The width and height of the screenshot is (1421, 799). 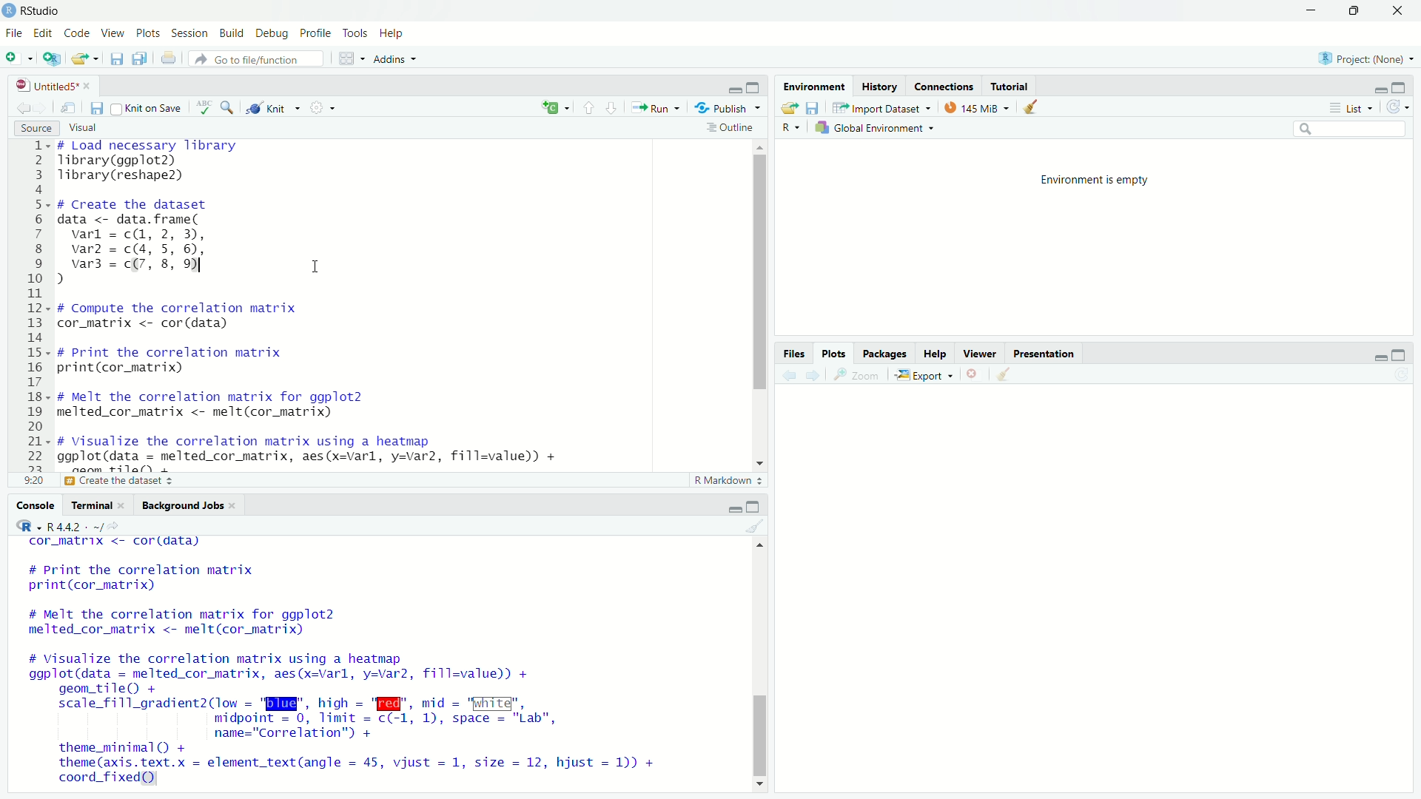 I want to click on environment is empty, so click(x=1098, y=181).